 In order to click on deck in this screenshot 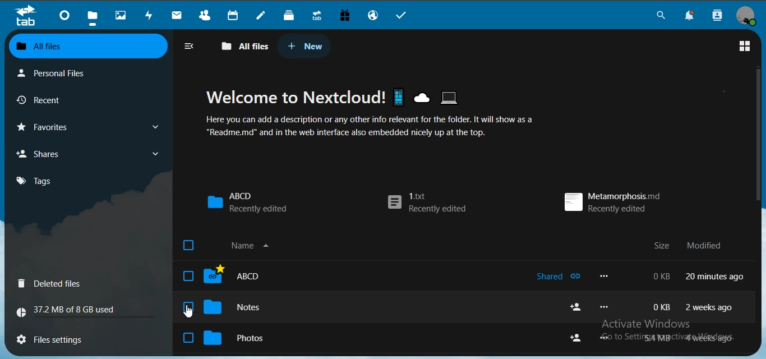, I will do `click(291, 15)`.